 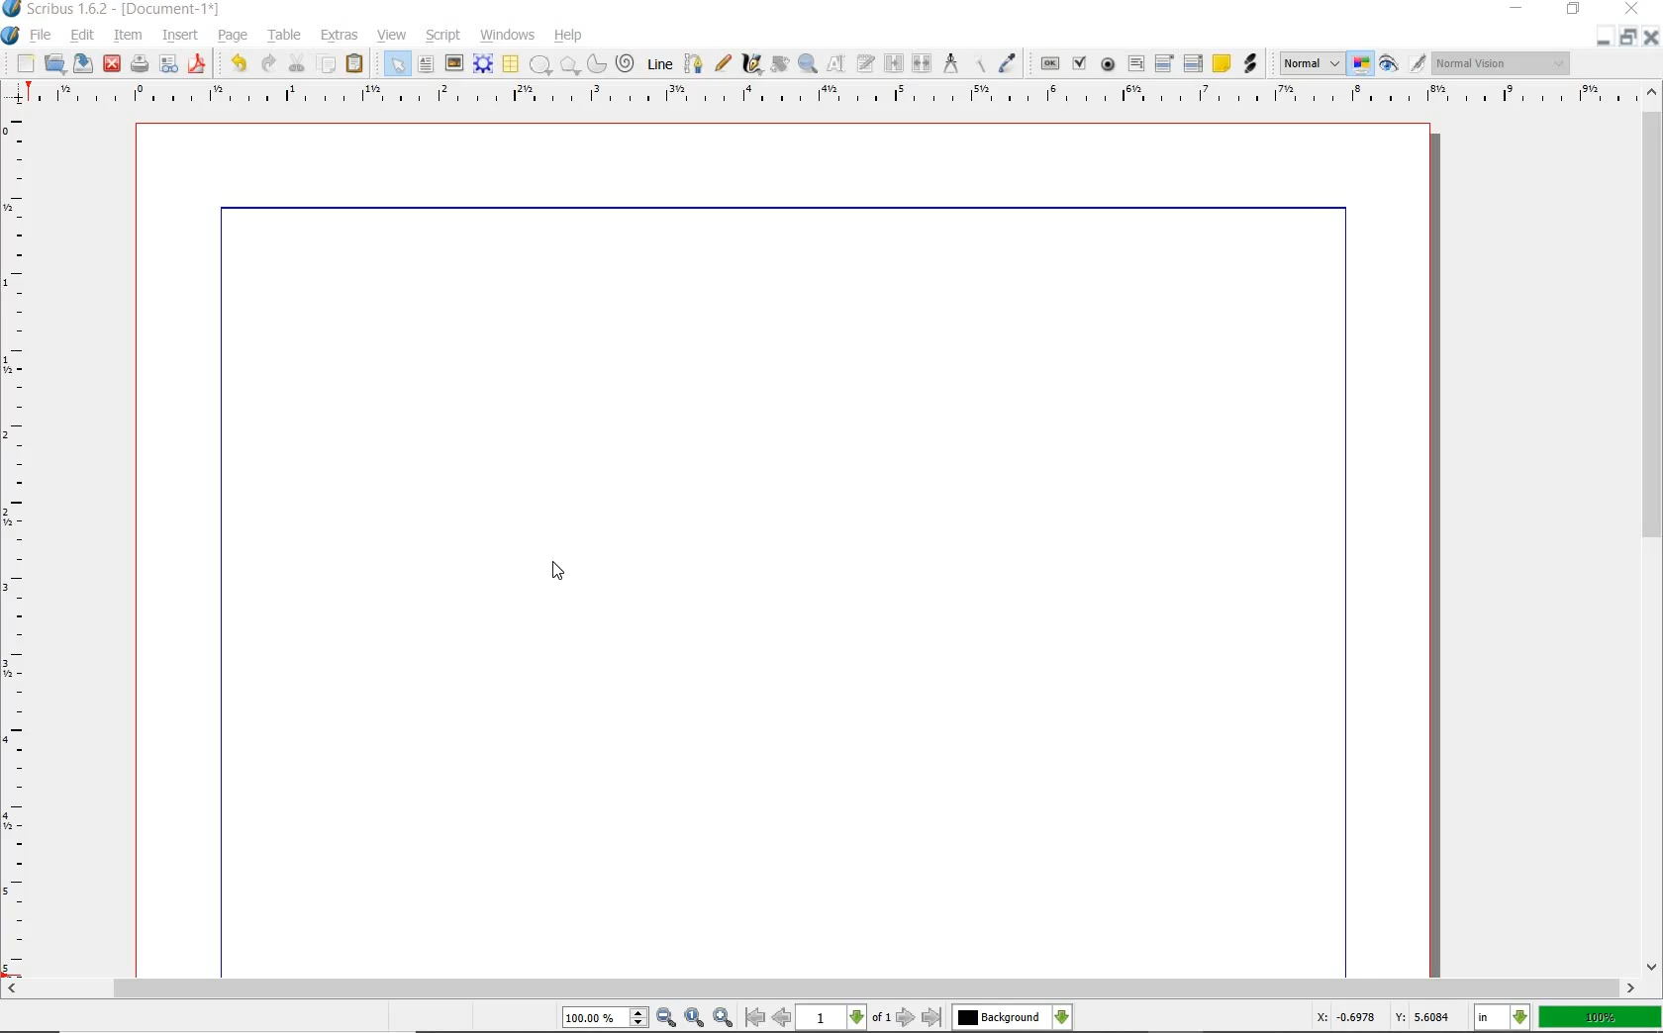 What do you see at coordinates (239, 63) in the screenshot?
I see `UNDO` at bounding box center [239, 63].